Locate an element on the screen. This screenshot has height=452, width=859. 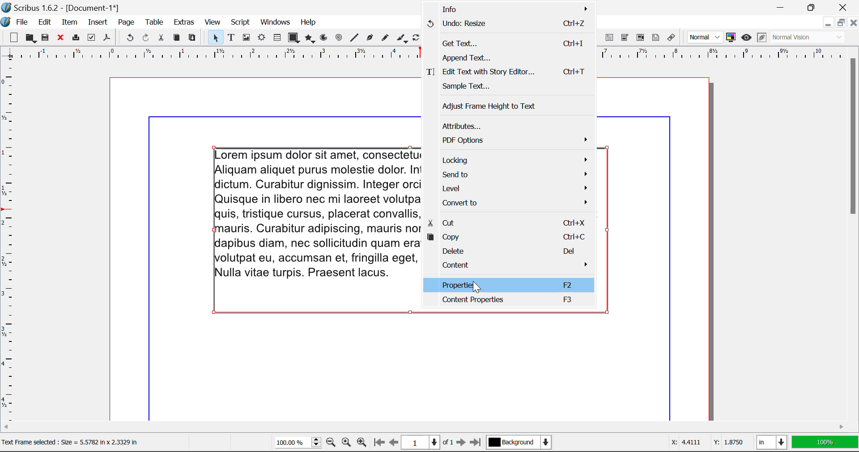
Item is located at coordinates (70, 23).